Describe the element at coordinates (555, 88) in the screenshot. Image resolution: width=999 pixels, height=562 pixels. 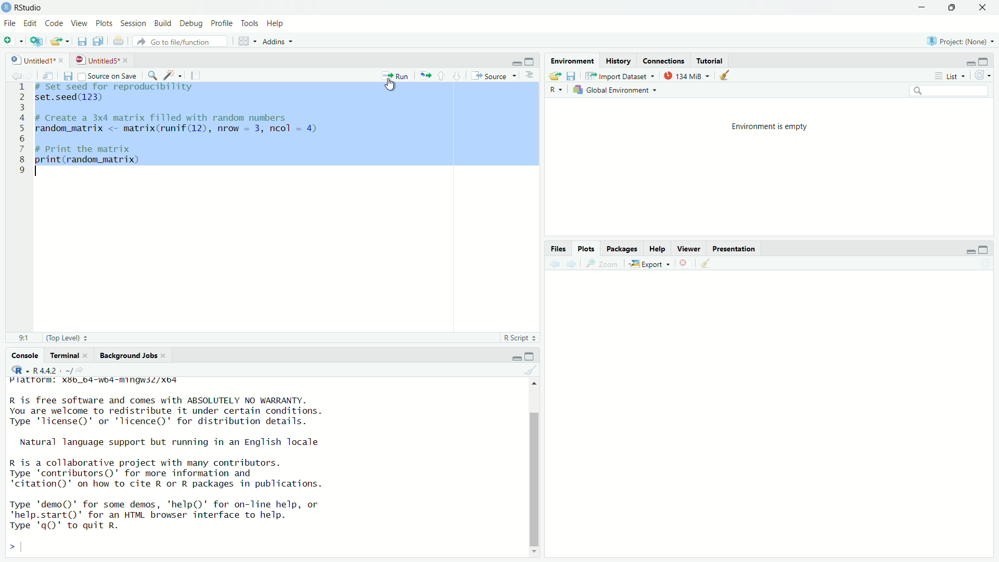
I see `R ~` at that location.